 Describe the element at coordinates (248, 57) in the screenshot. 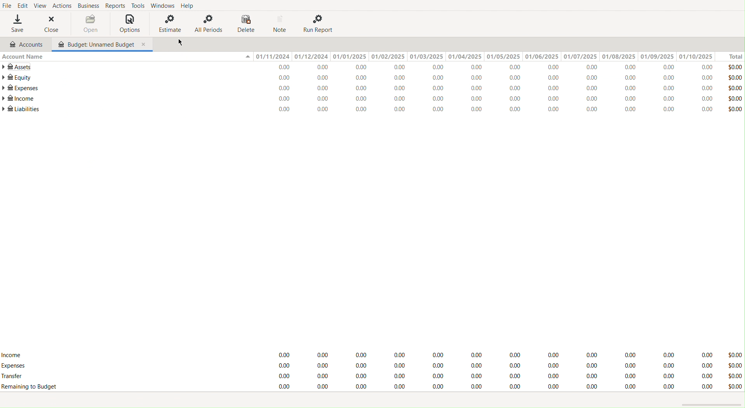

I see `expand or collapse` at that location.